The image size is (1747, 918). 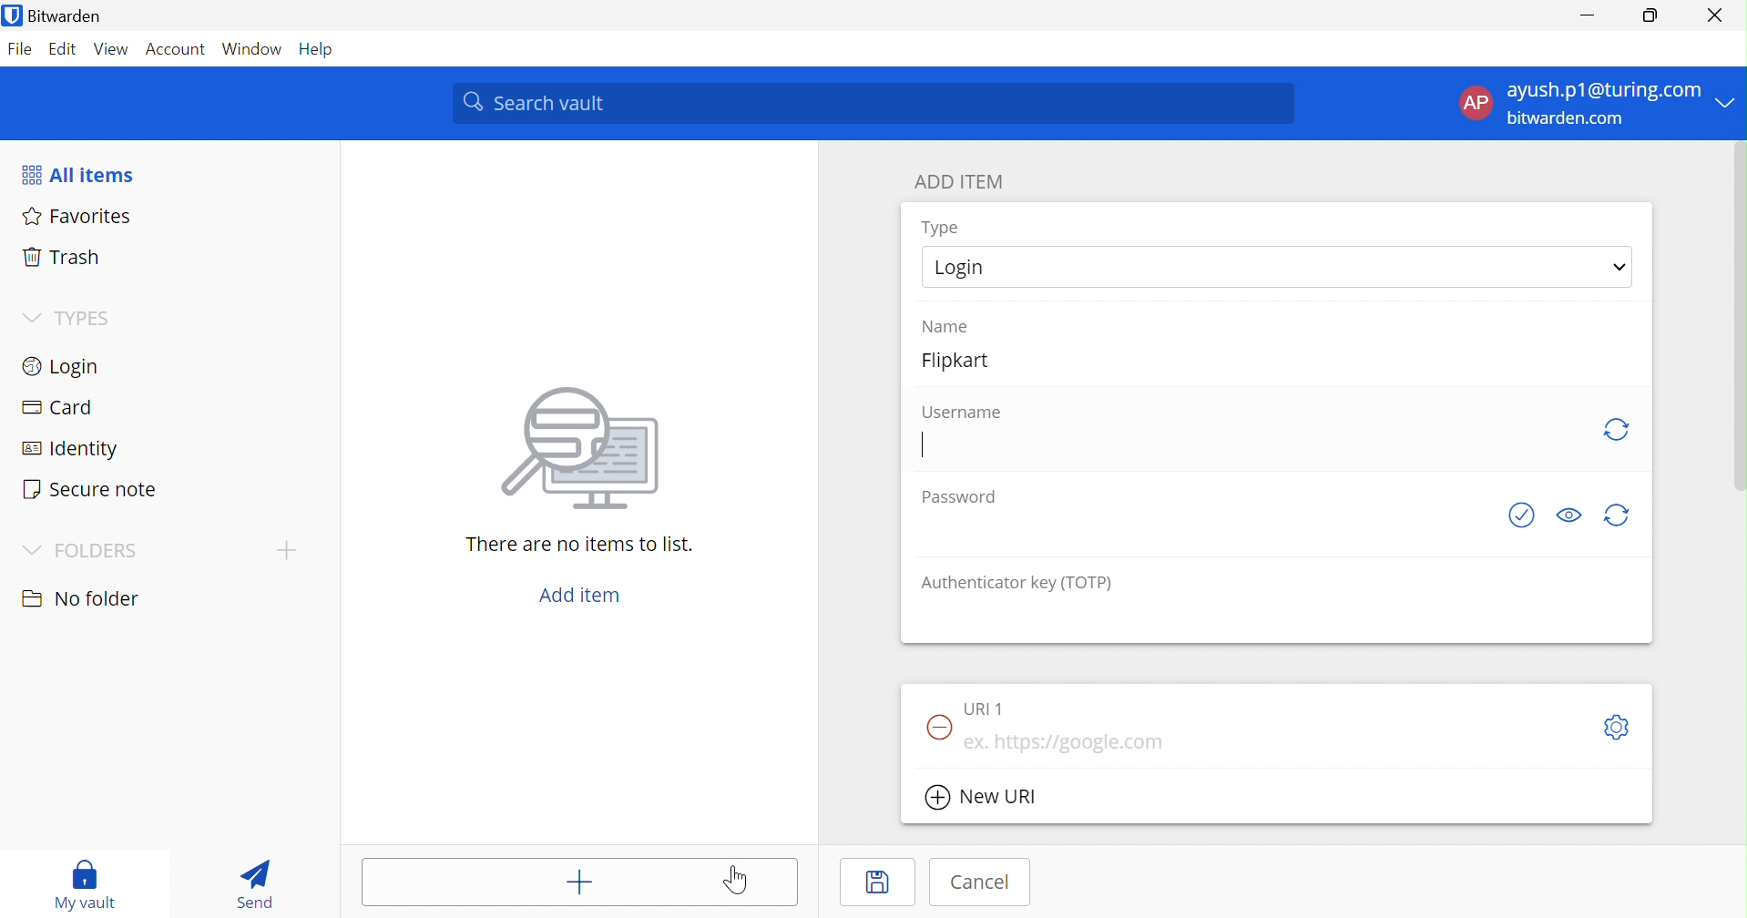 I want to click on There are no items to list., so click(x=581, y=546).